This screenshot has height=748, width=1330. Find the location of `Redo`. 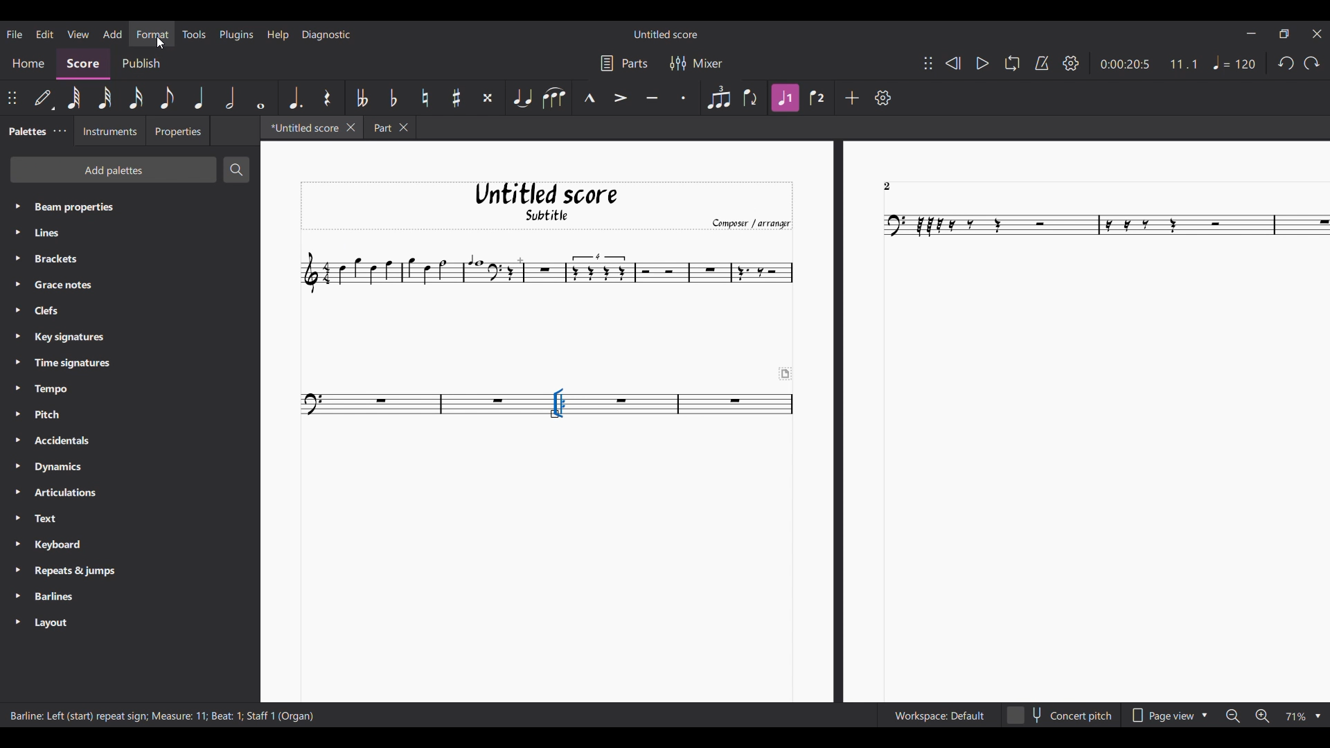

Redo is located at coordinates (1311, 63).